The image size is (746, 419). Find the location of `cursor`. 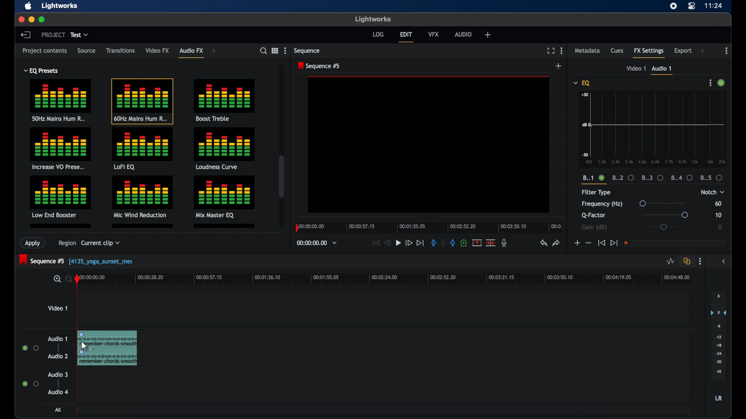

cursor is located at coordinates (82, 347).